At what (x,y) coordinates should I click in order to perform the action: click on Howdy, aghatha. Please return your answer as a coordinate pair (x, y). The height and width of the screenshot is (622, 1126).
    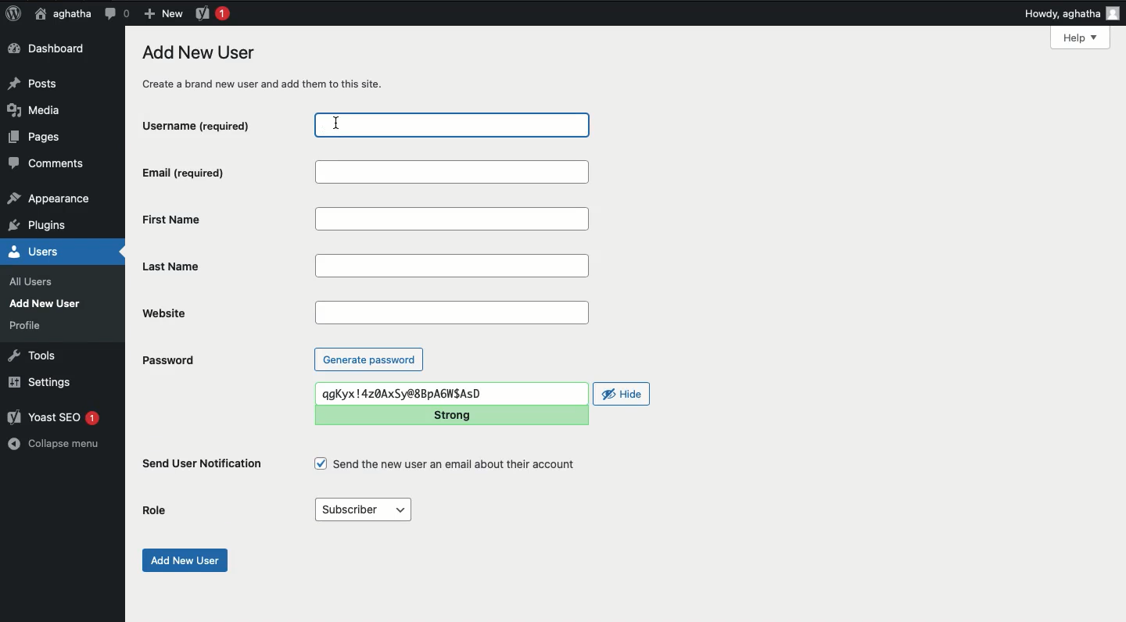
    Looking at the image, I should click on (1072, 13).